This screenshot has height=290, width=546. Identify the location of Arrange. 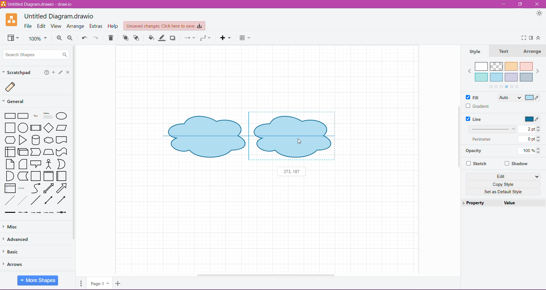
(76, 26).